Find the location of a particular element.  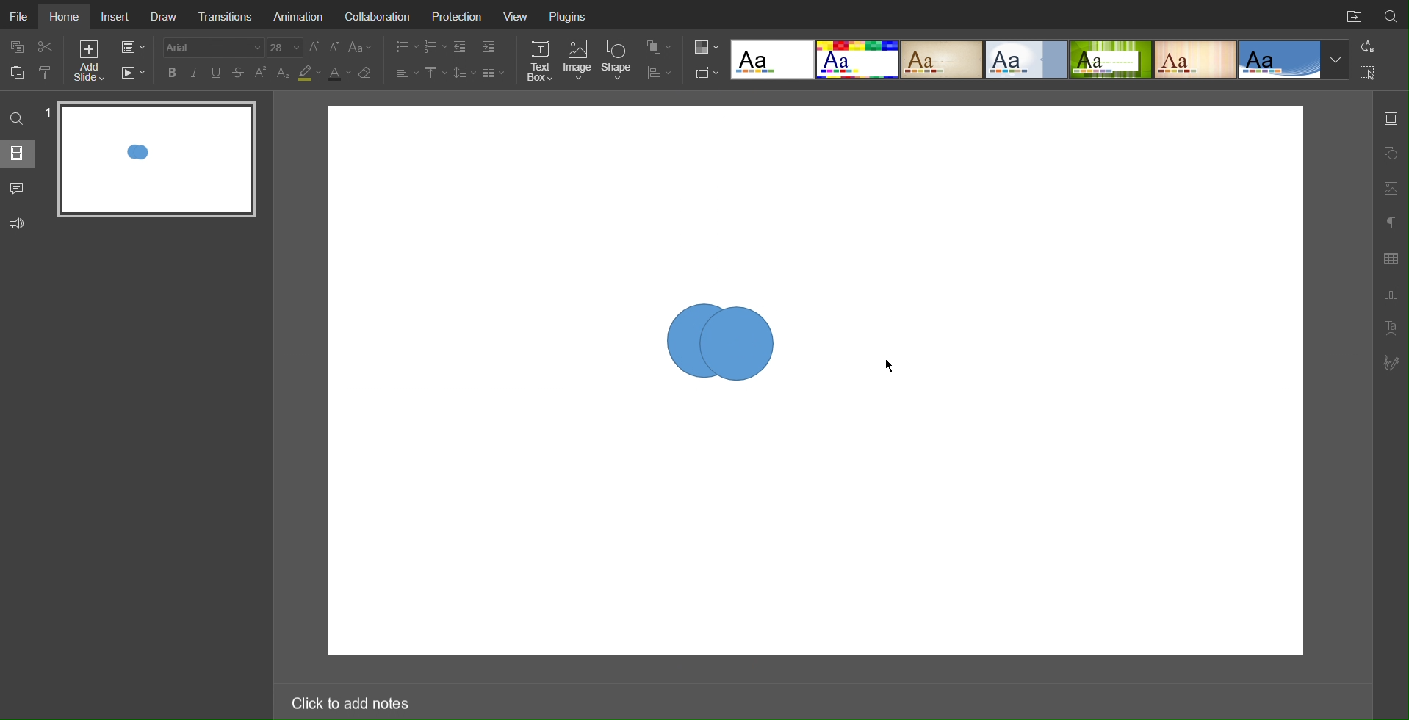

Slide Settings is located at coordinates (704, 73).